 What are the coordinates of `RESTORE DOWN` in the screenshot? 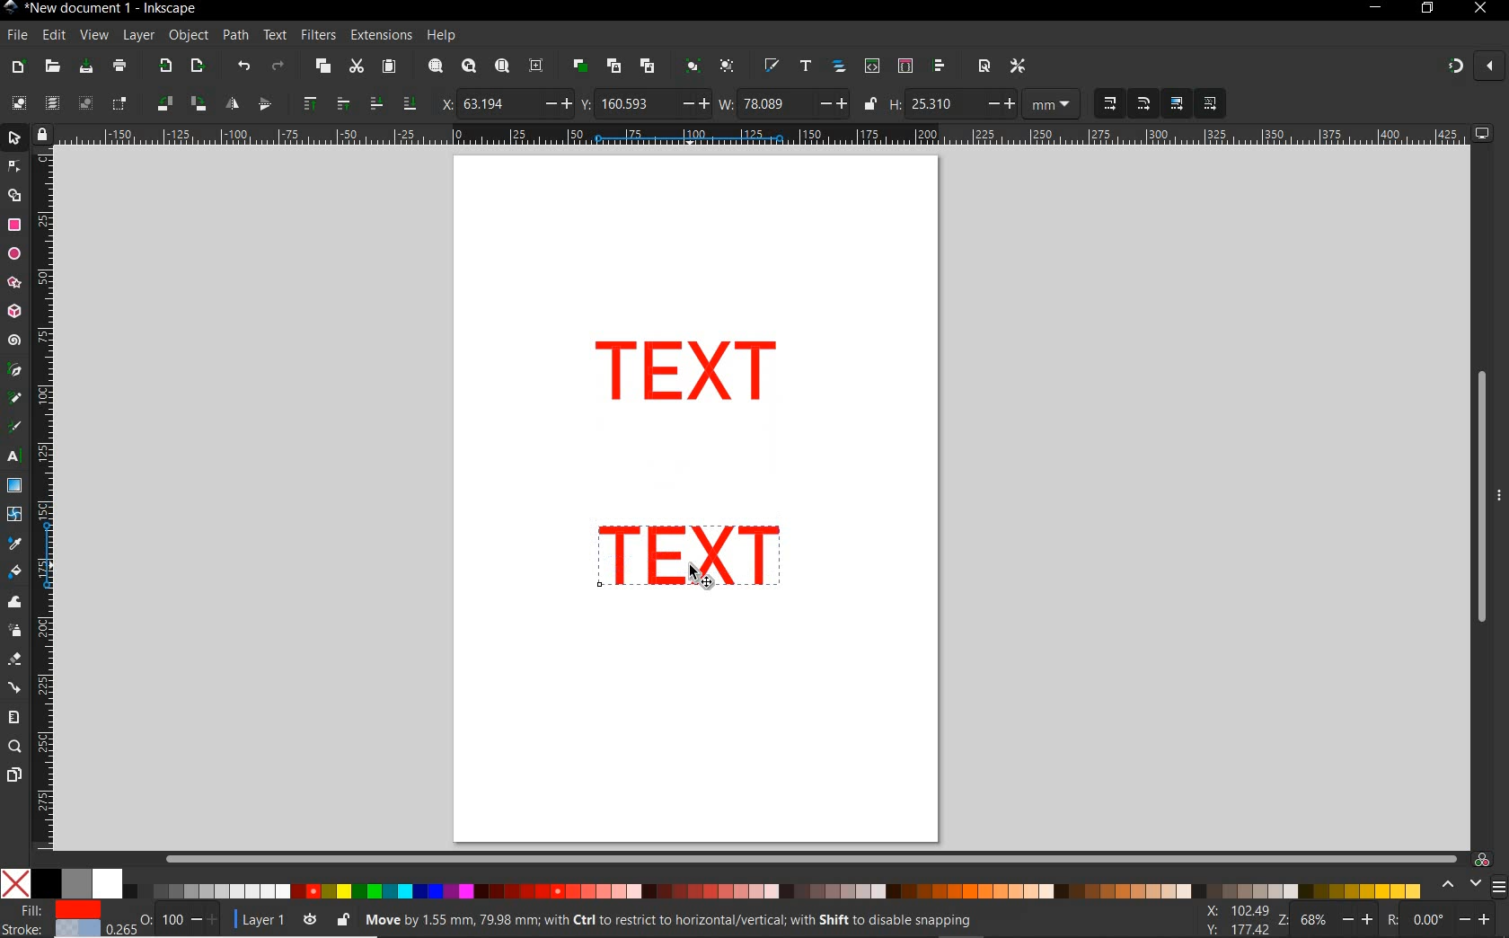 It's located at (1426, 9).